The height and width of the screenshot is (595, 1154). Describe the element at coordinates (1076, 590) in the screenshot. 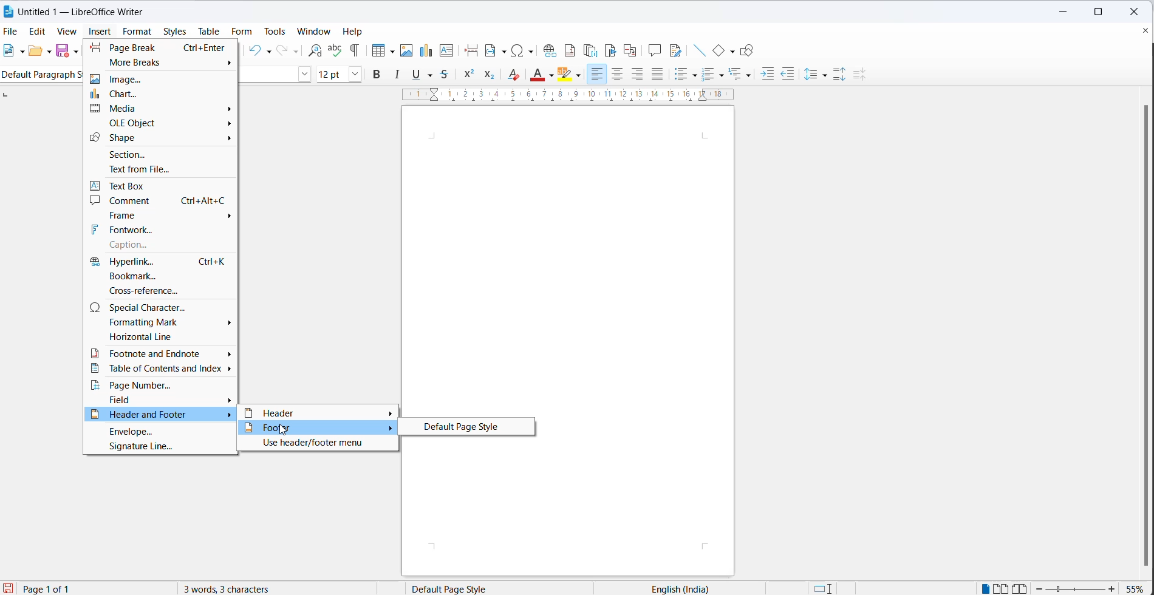

I see `zoom slider` at that location.